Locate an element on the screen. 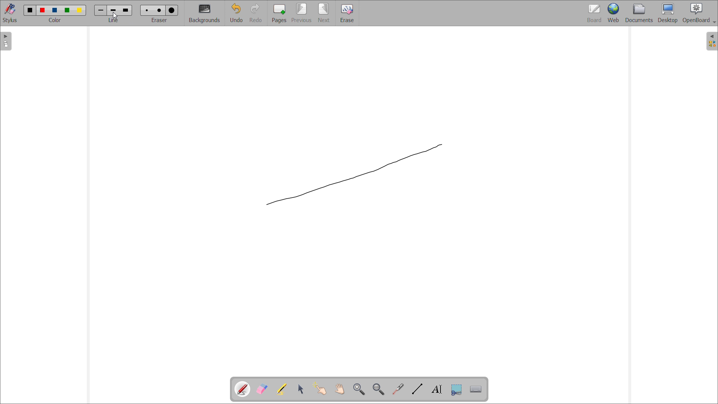  documents is located at coordinates (639, 13).